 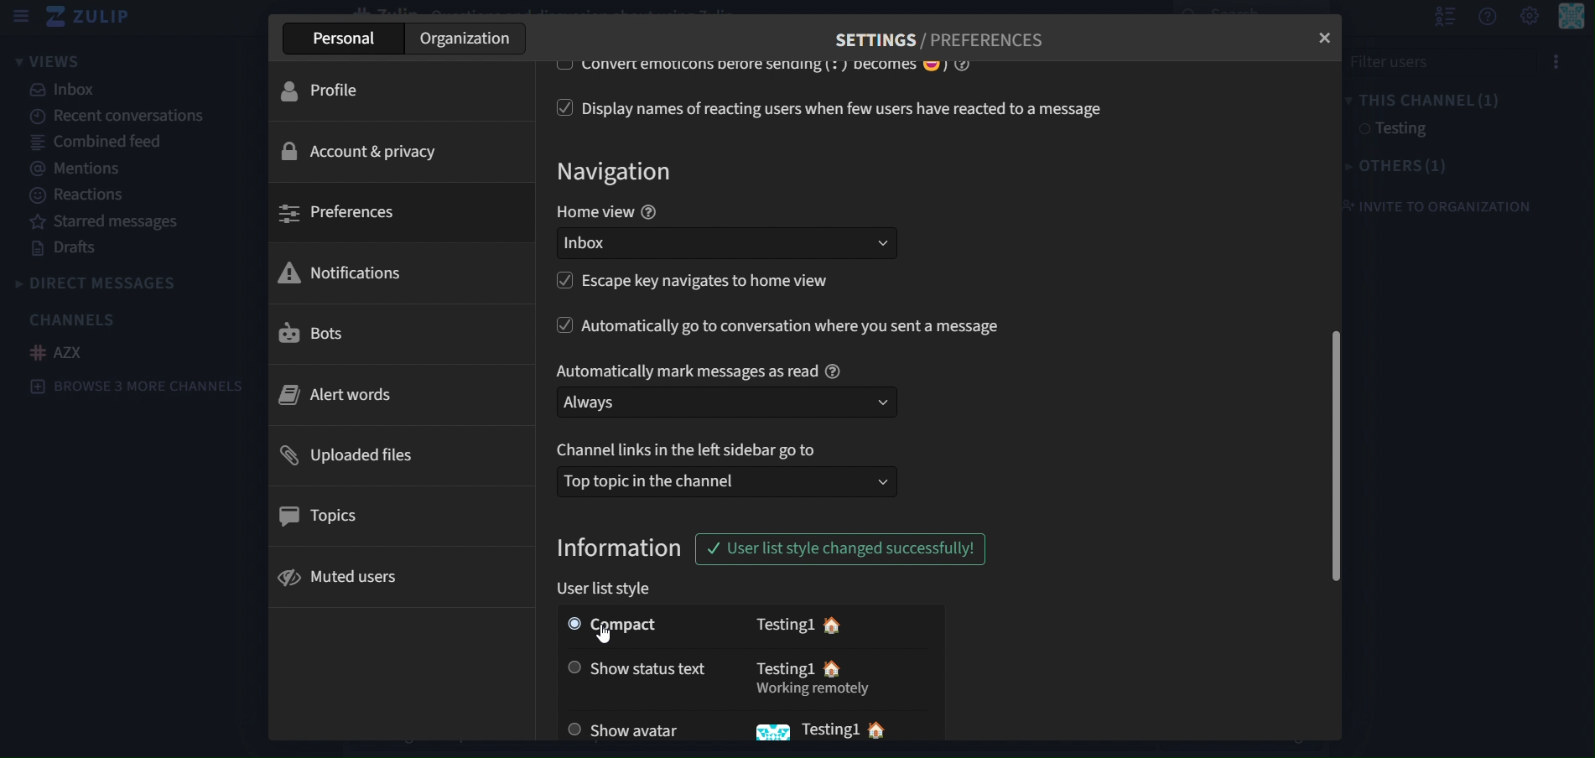 I want to click on top topic in the channel, so click(x=725, y=480).